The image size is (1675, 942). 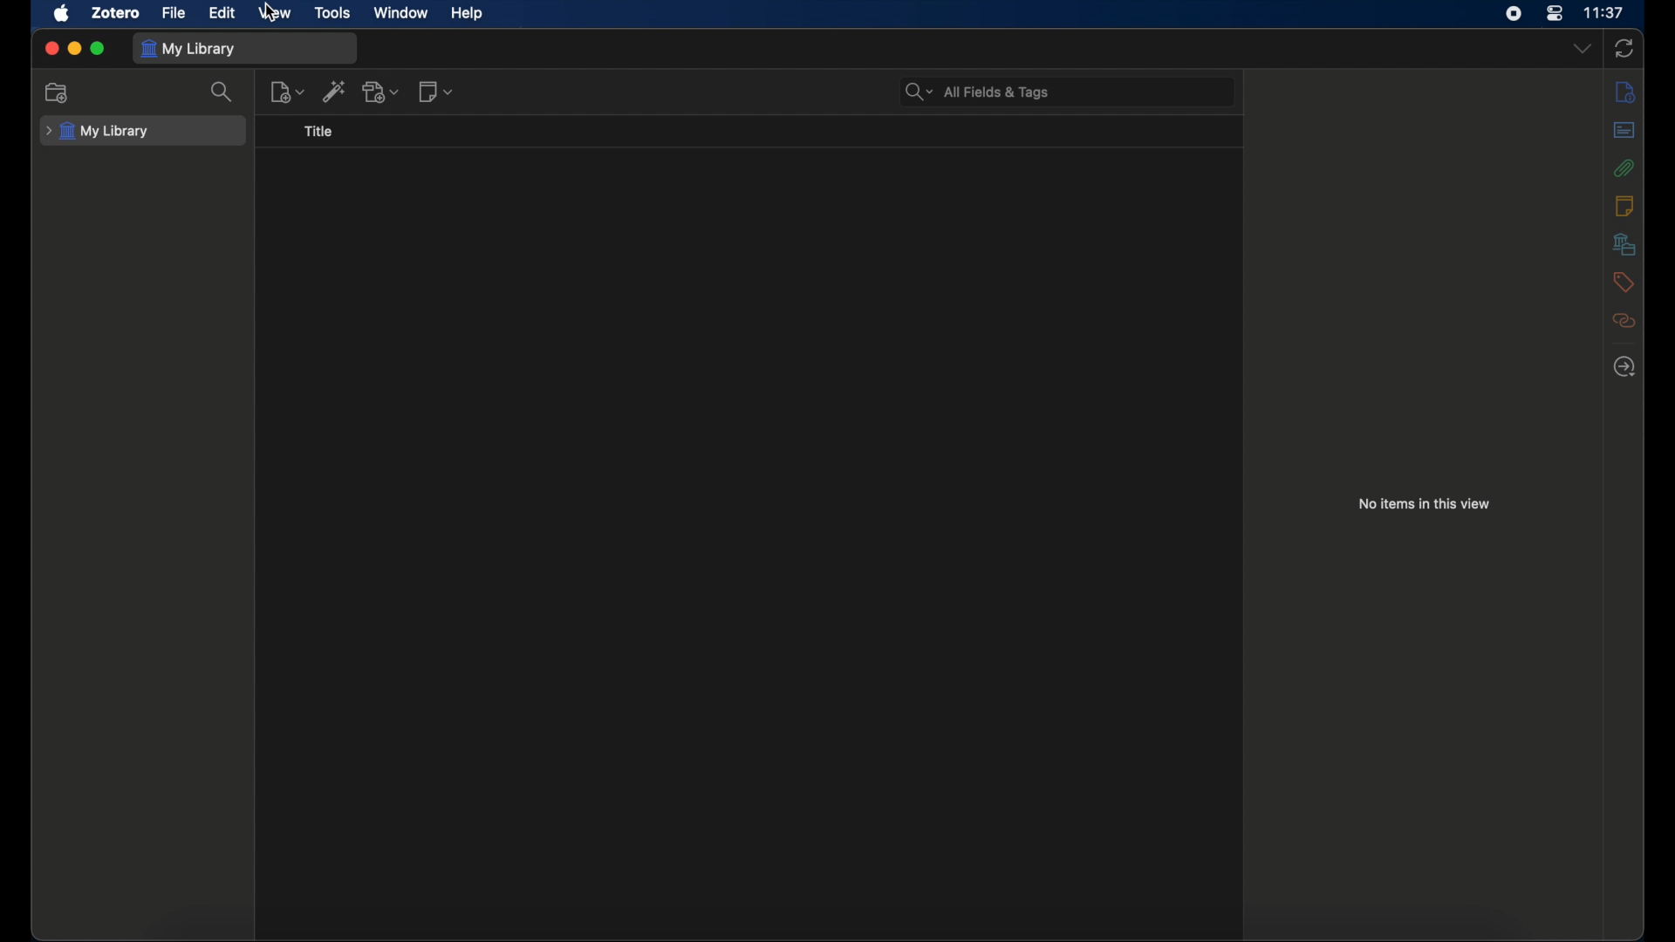 I want to click on my library, so click(x=188, y=49).